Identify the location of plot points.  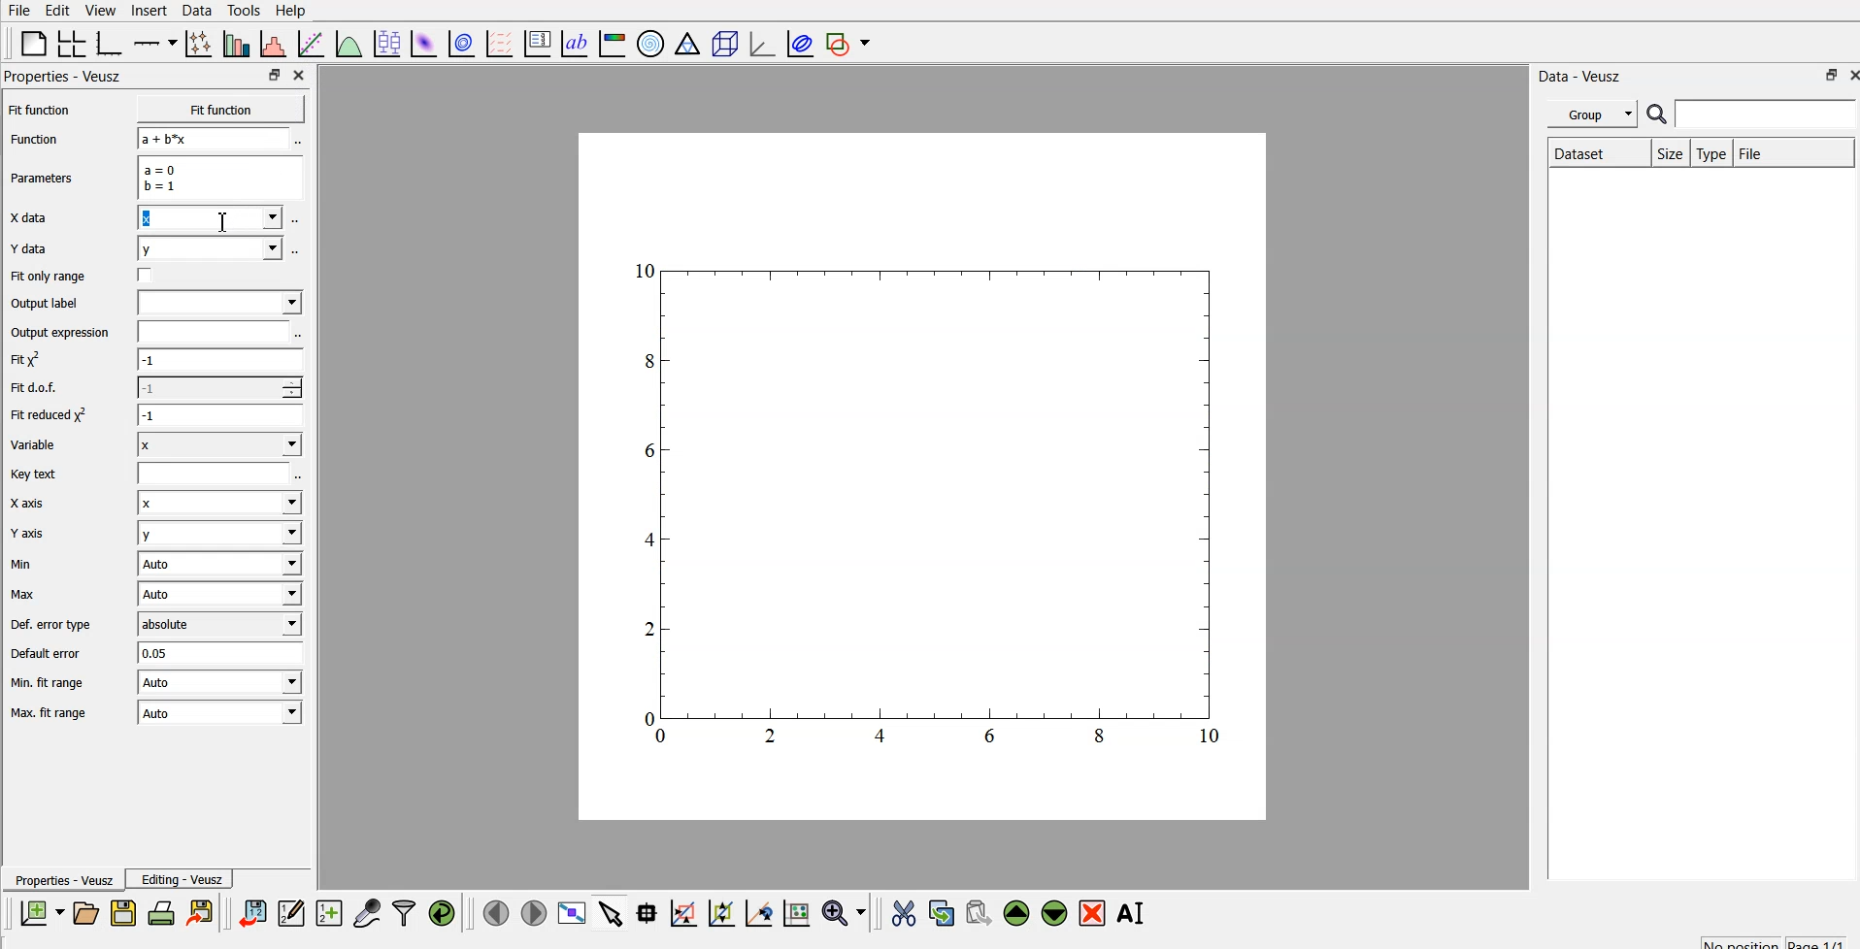
(199, 44).